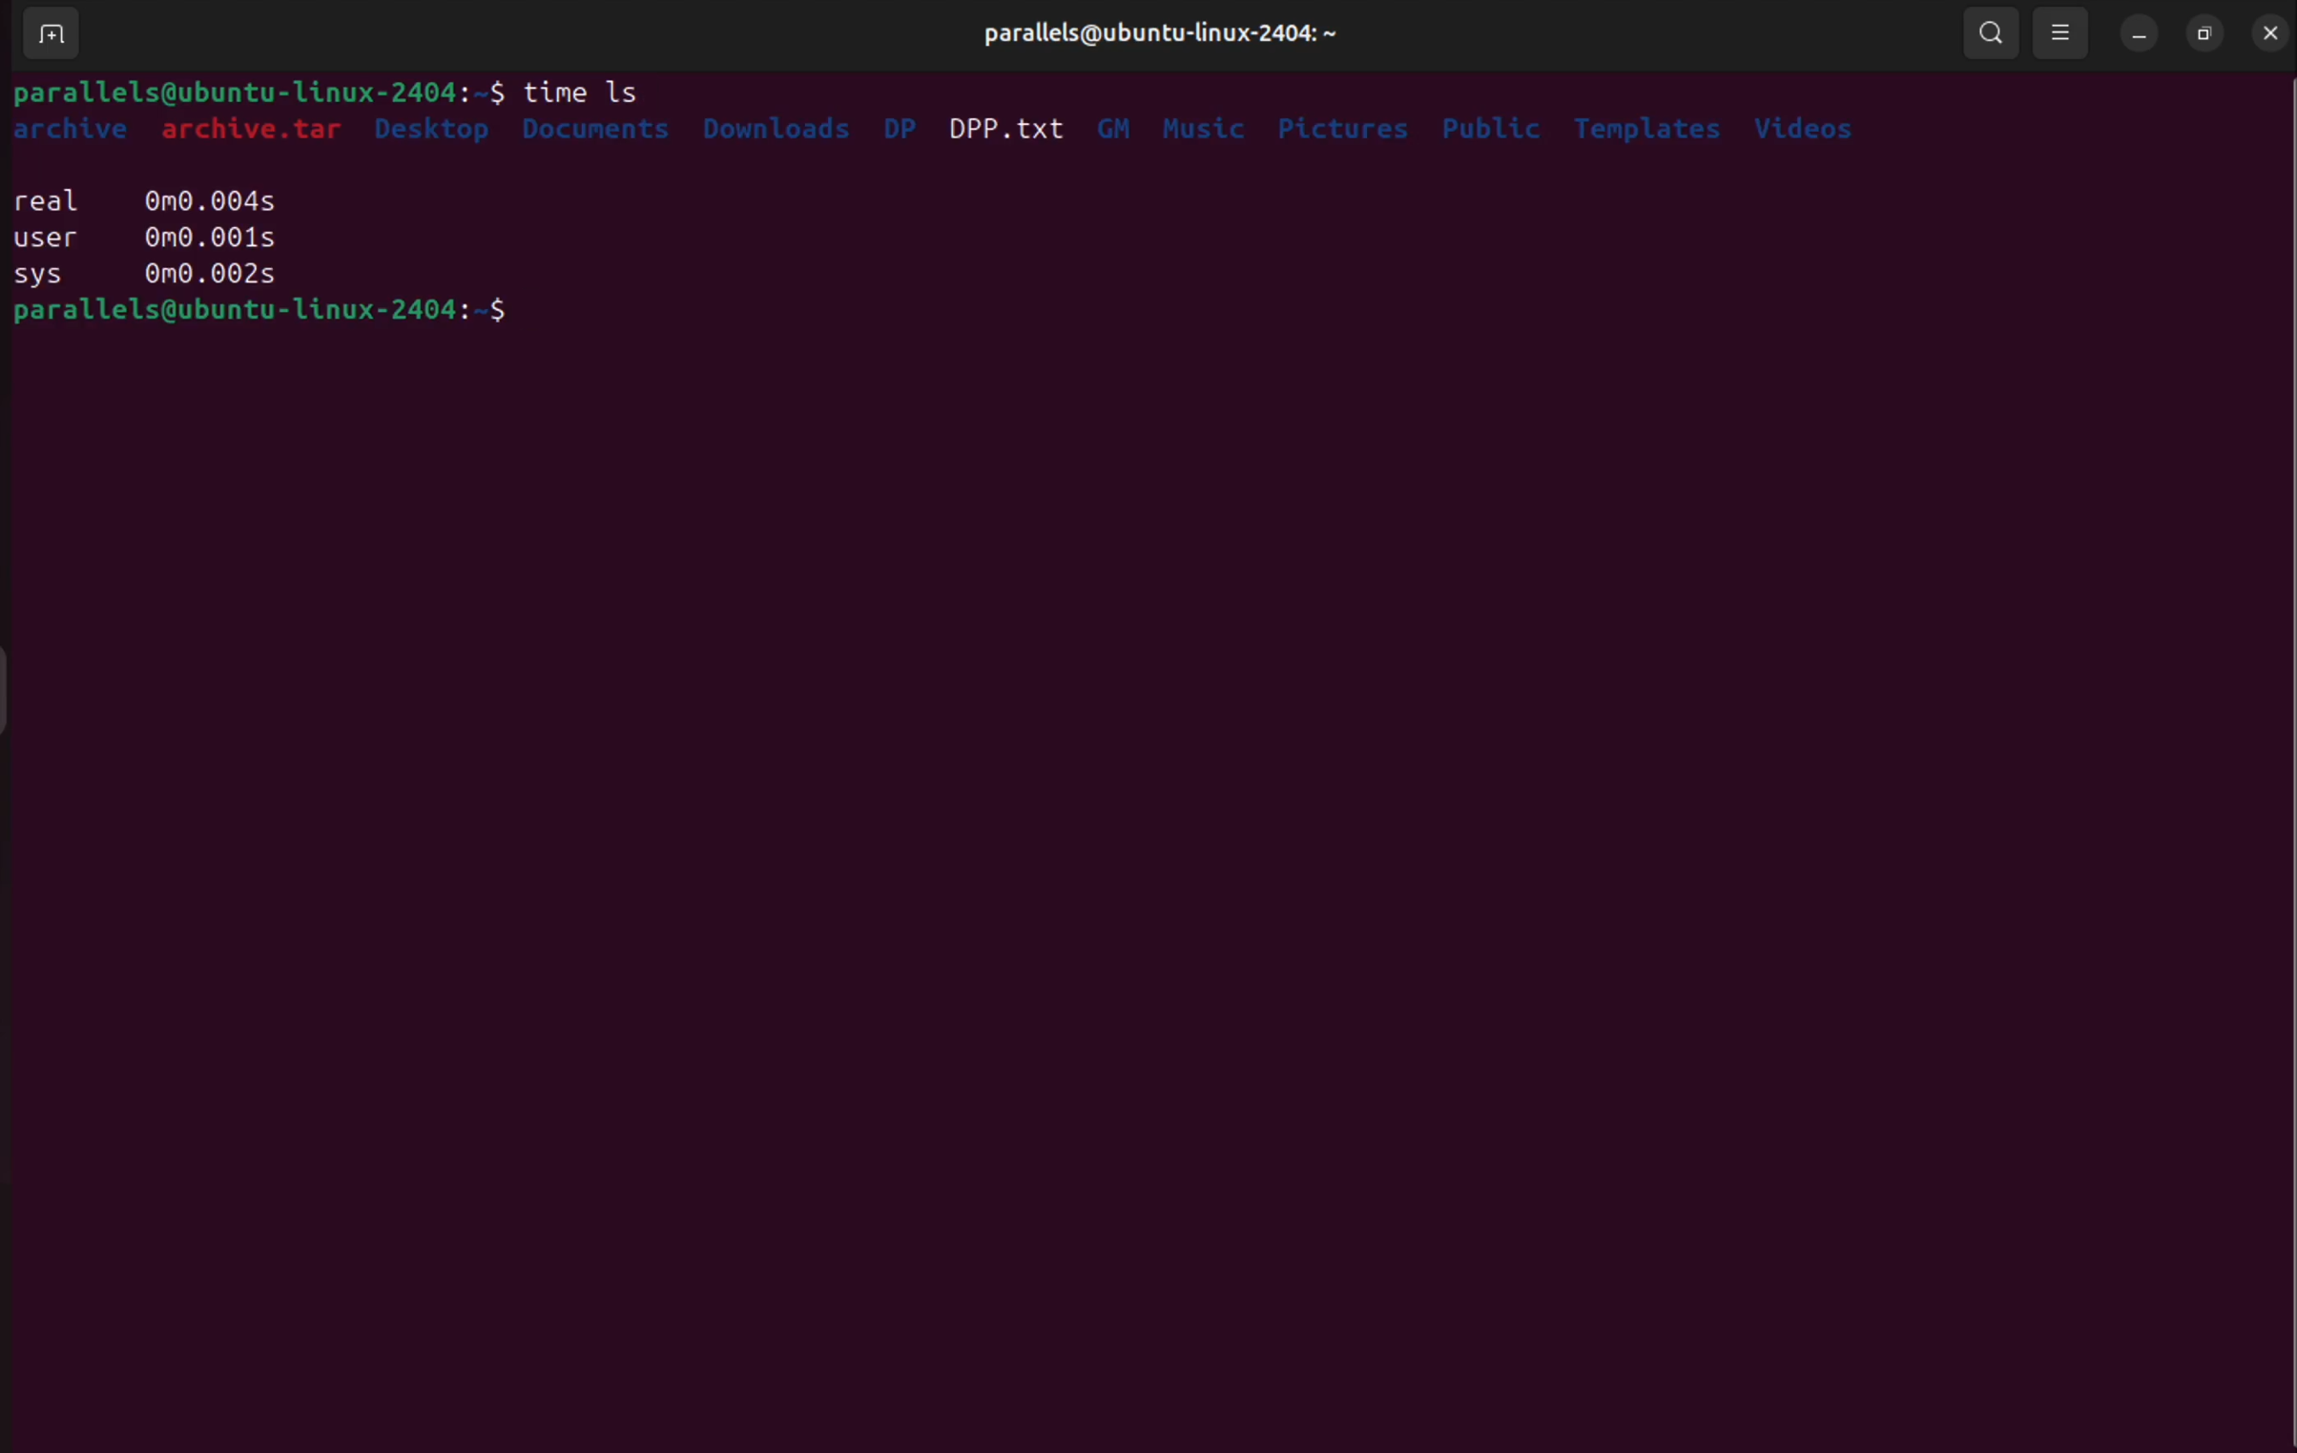 The height and width of the screenshot is (1453, 2297). I want to click on Templates, so click(1651, 127).